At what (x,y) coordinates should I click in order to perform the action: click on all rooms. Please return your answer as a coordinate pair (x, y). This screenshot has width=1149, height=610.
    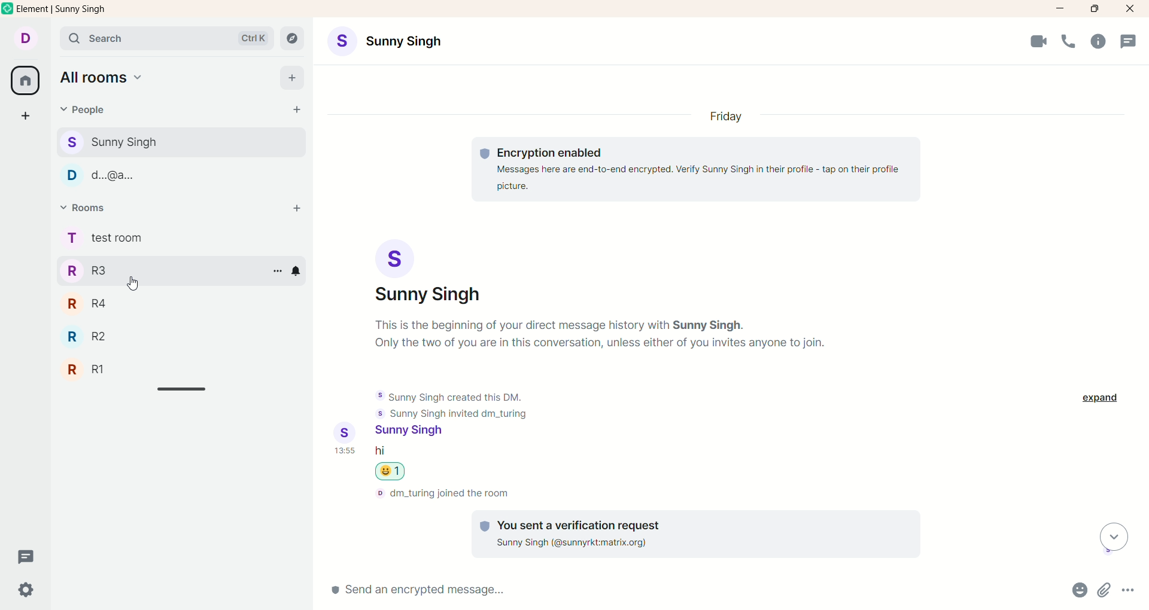
    Looking at the image, I should click on (23, 83).